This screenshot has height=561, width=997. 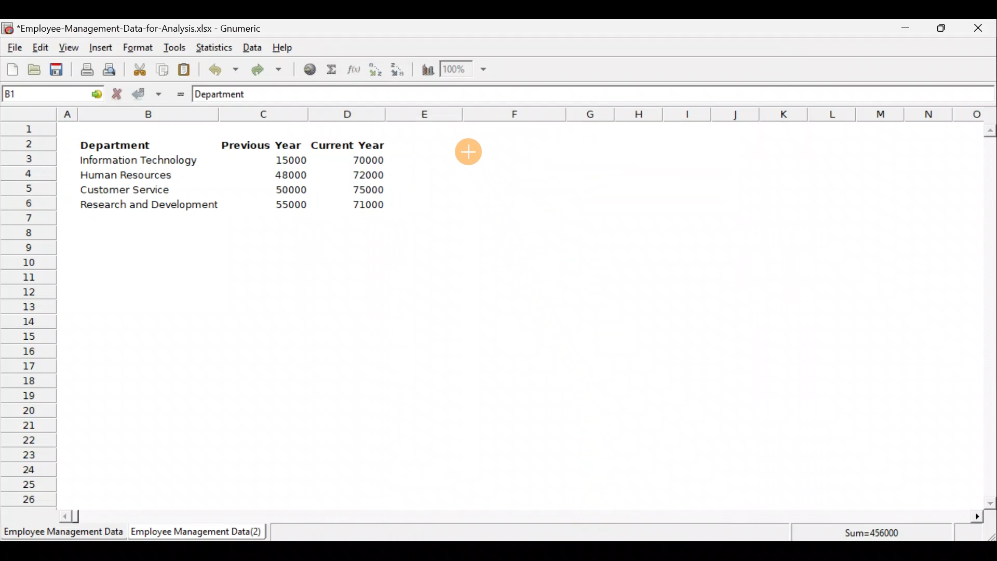 What do you see at coordinates (87, 69) in the screenshot?
I see `Print current file` at bounding box center [87, 69].